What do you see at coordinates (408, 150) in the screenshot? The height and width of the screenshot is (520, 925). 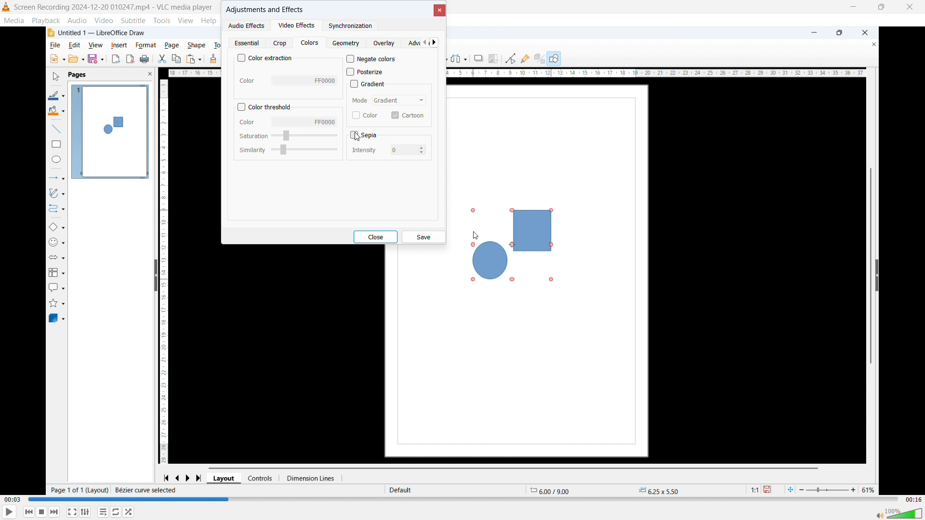 I see `Set intensity ` at bounding box center [408, 150].